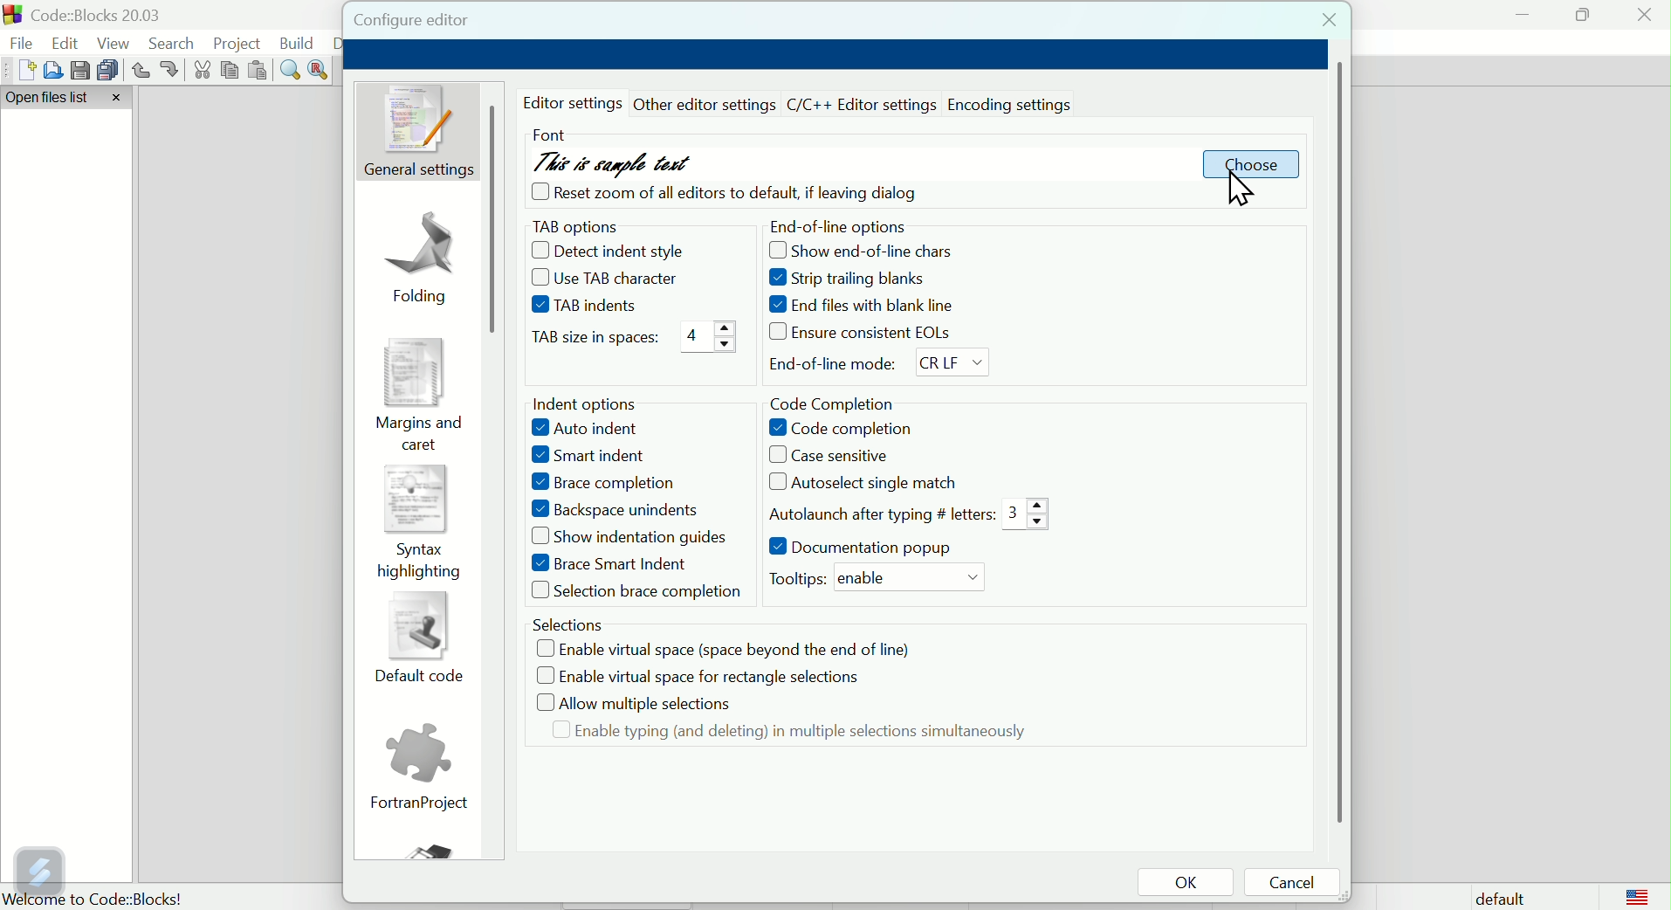 The height and width of the screenshot is (910, 1671). Describe the element at coordinates (584, 304) in the screenshot. I see `Tab Indents` at that location.